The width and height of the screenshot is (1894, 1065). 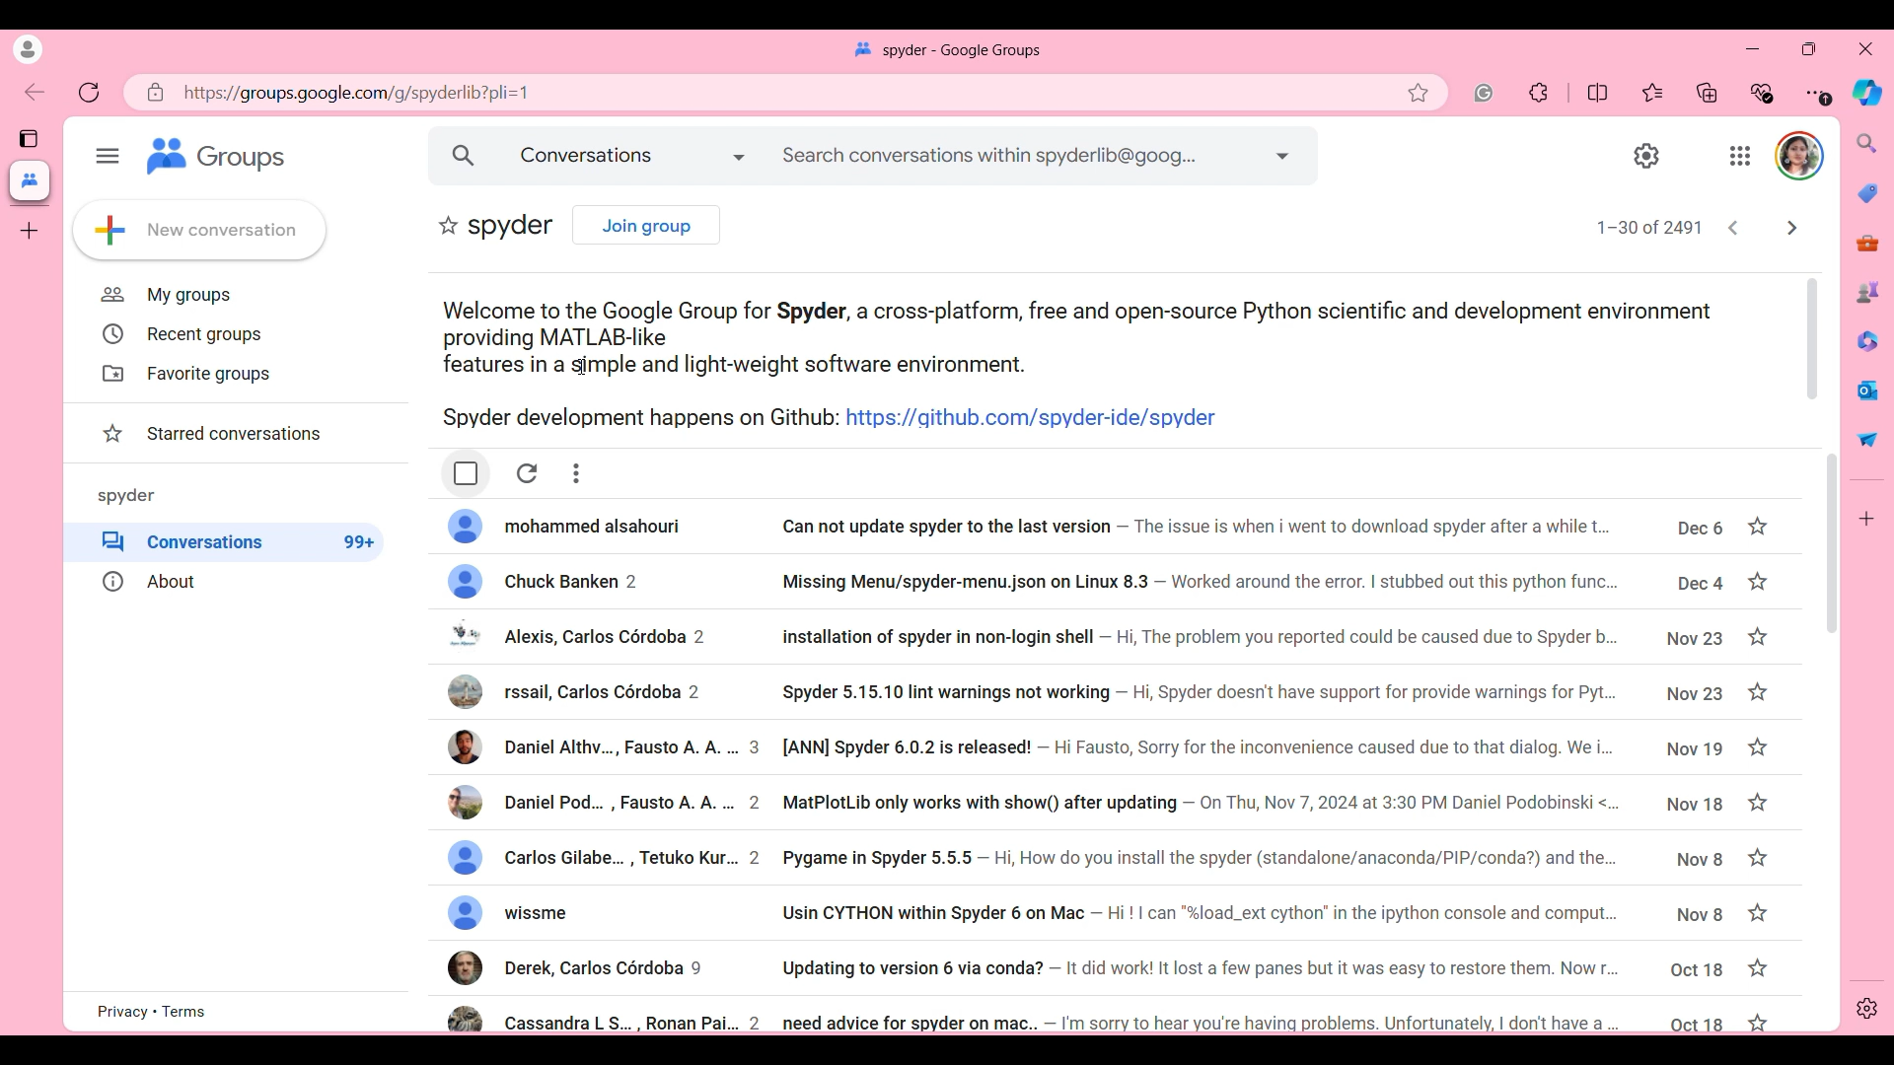 What do you see at coordinates (167, 295) in the screenshot?
I see `My groups` at bounding box center [167, 295].